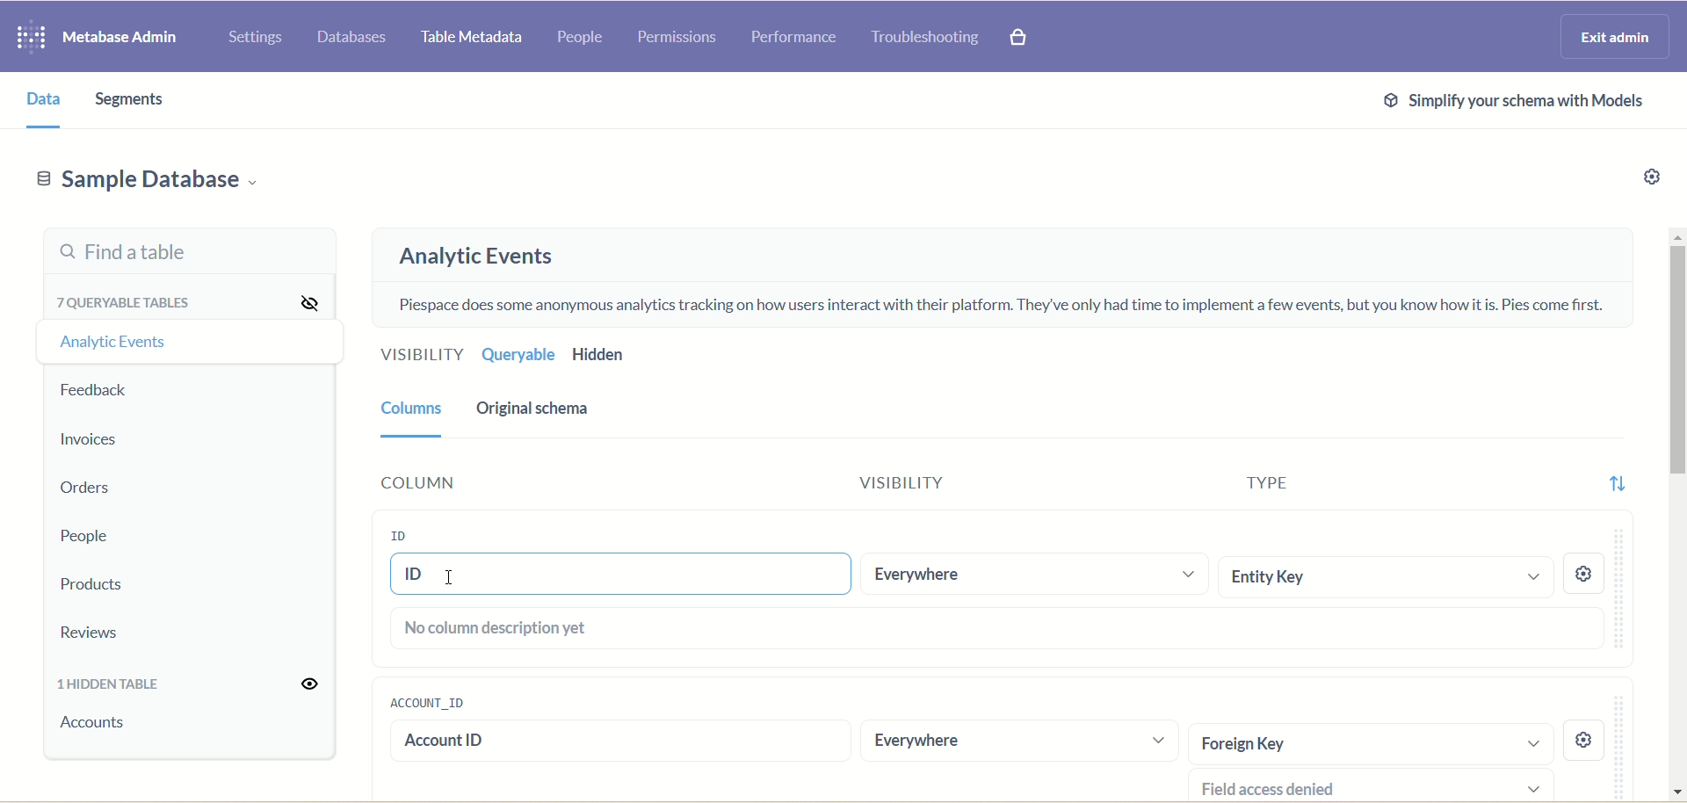  Describe the element at coordinates (897, 483) in the screenshot. I see `Visibility` at that location.